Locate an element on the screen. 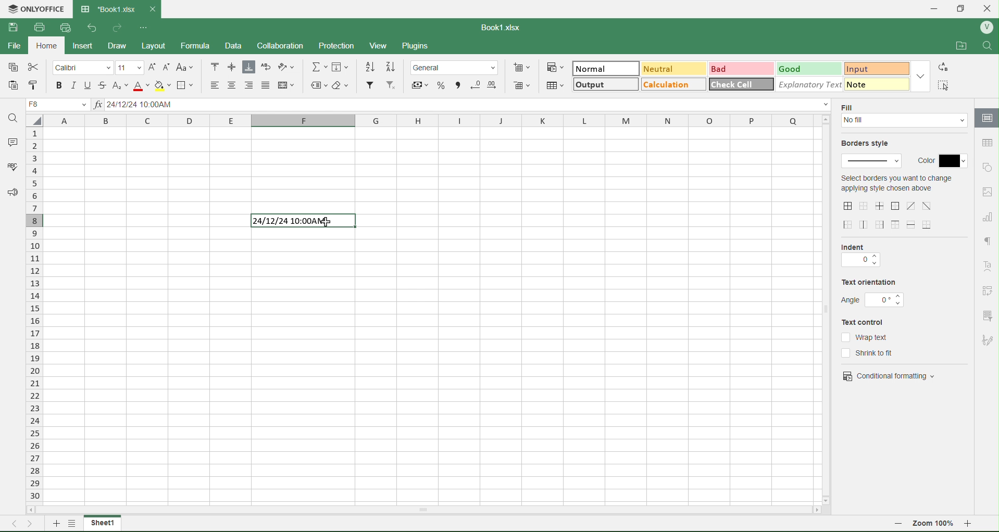 This screenshot has width=999, height=532. Justified is located at coordinates (266, 85).